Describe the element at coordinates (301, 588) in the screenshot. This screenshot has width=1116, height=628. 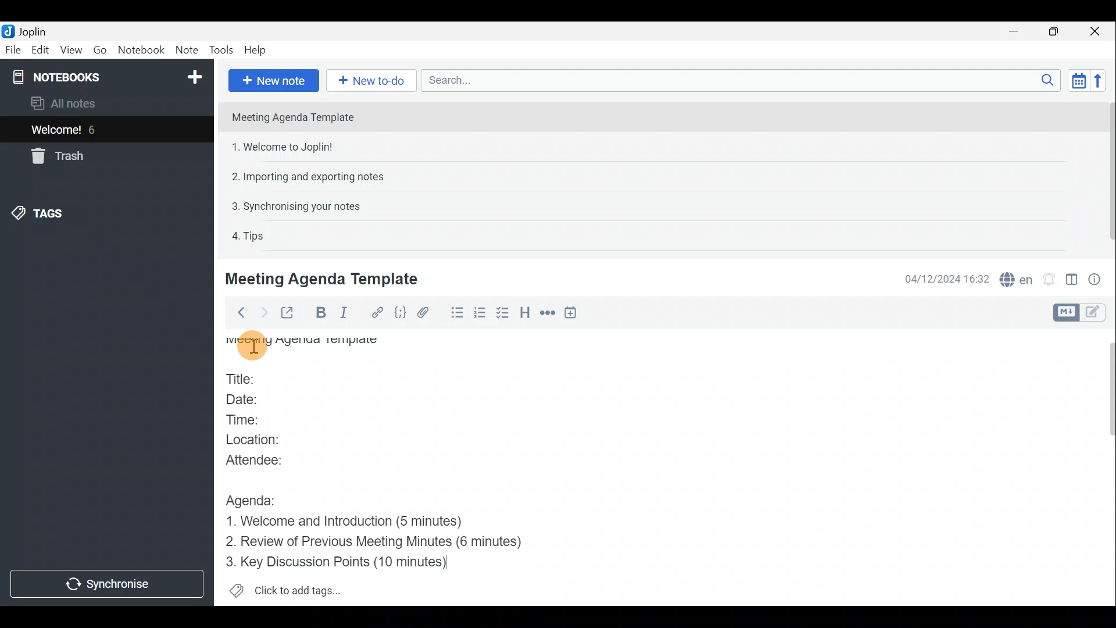
I see `Click to add tags` at that location.